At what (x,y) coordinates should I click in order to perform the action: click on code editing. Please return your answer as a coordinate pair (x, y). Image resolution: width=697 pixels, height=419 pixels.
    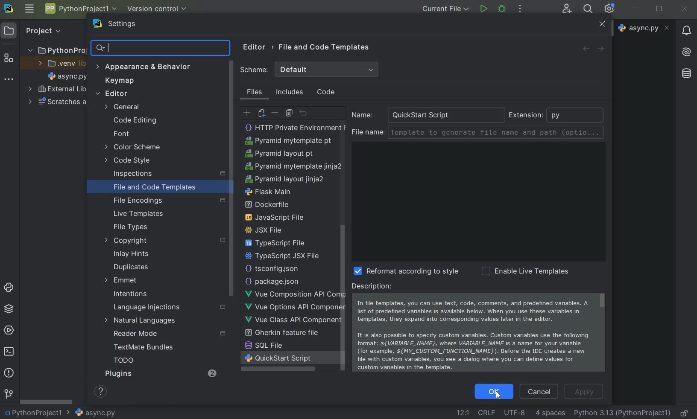
    Looking at the image, I should click on (133, 121).